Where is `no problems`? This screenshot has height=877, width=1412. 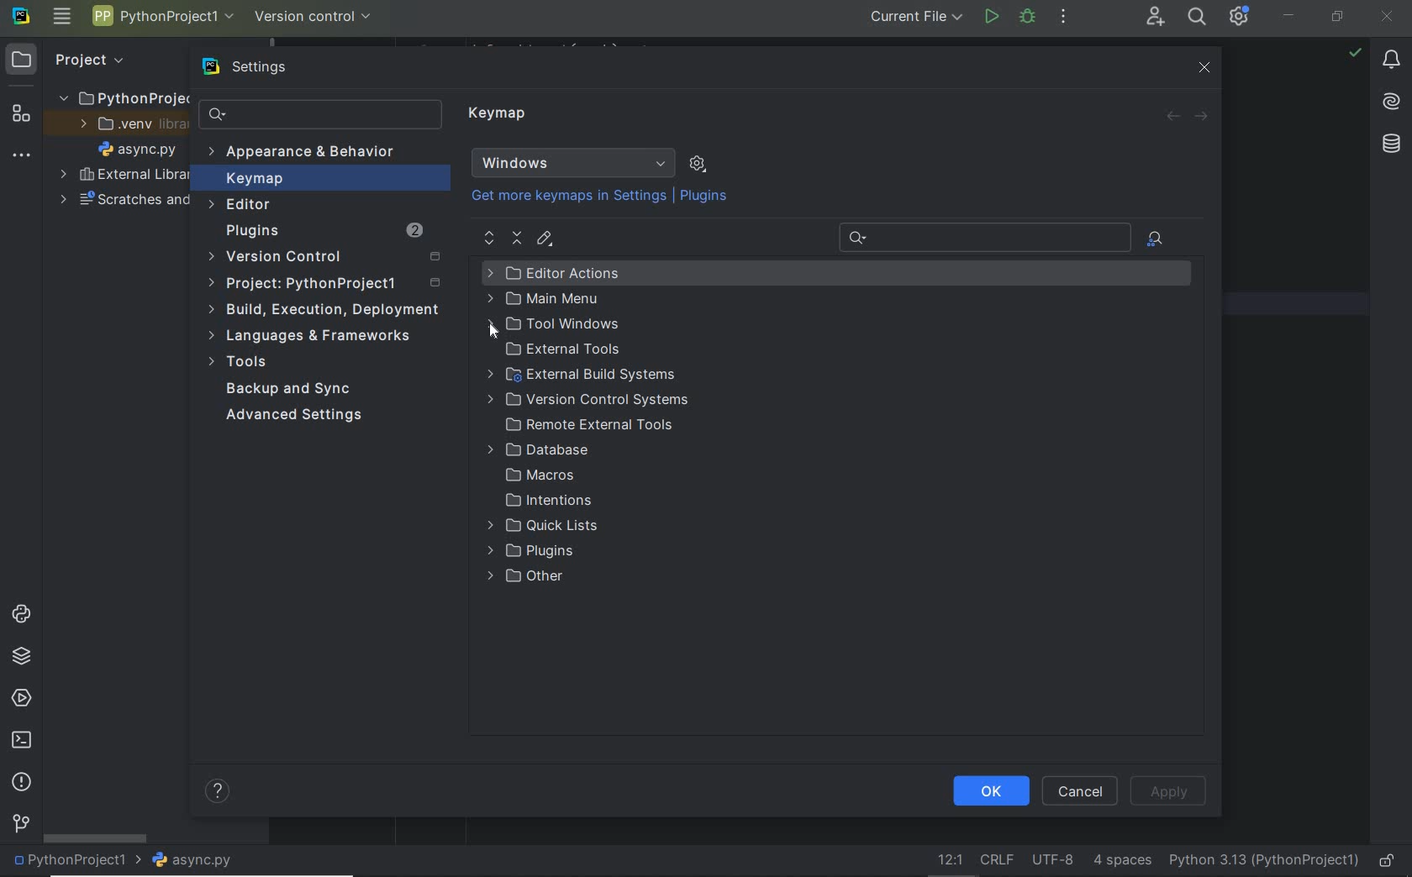 no problems is located at coordinates (1355, 52).